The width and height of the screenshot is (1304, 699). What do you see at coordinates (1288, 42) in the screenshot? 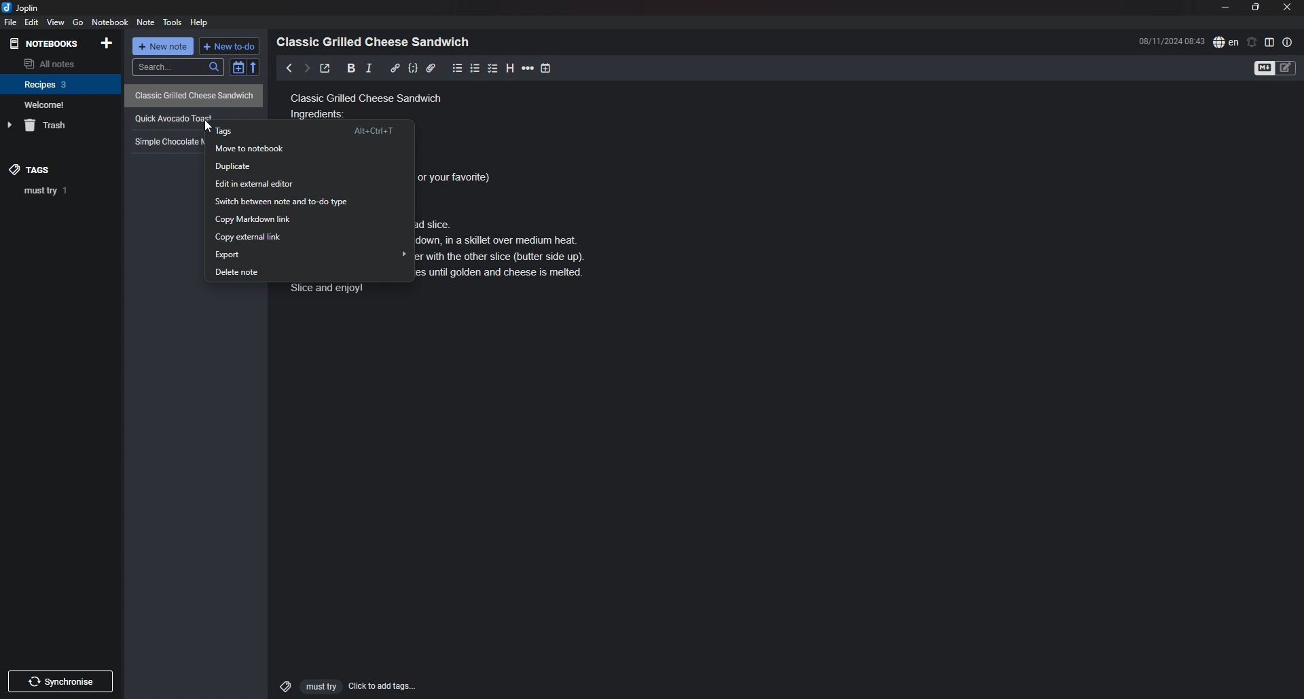
I see `note properties` at bounding box center [1288, 42].